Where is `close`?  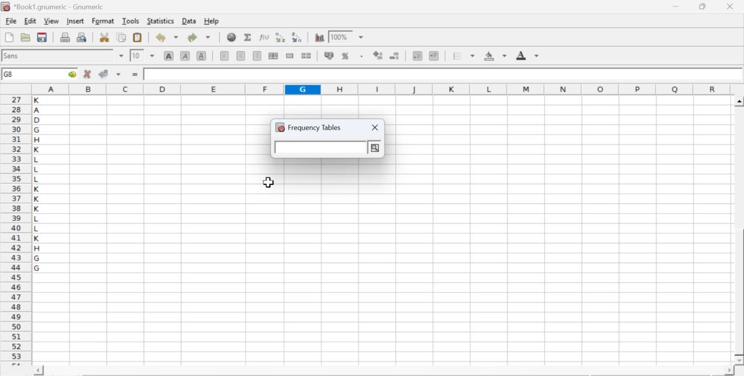 close is located at coordinates (375, 128).